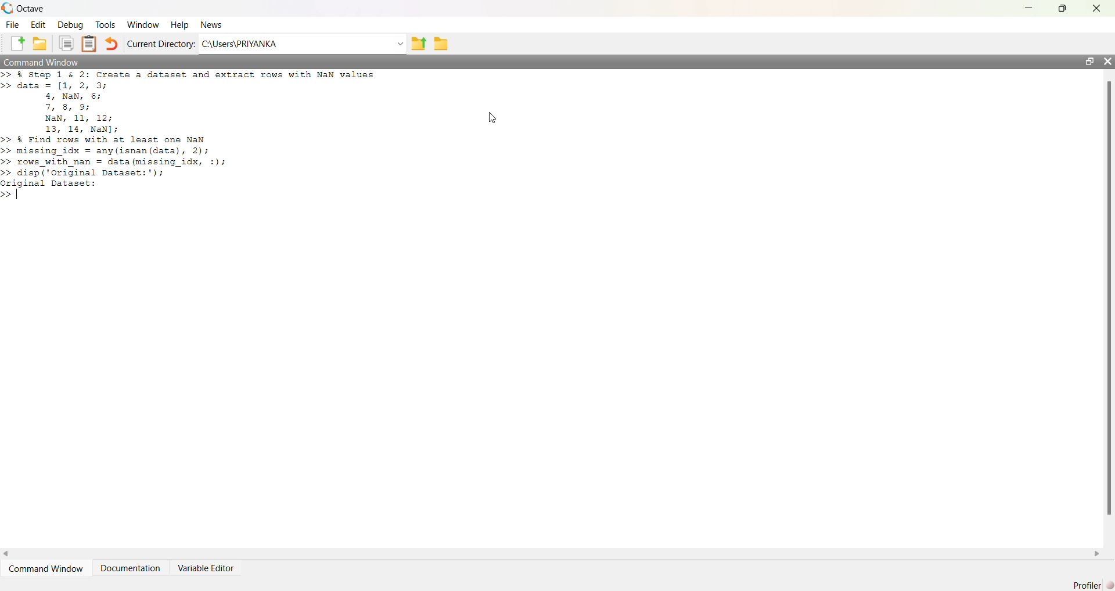  Describe the element at coordinates (66, 44) in the screenshot. I see `Duplicate` at that location.